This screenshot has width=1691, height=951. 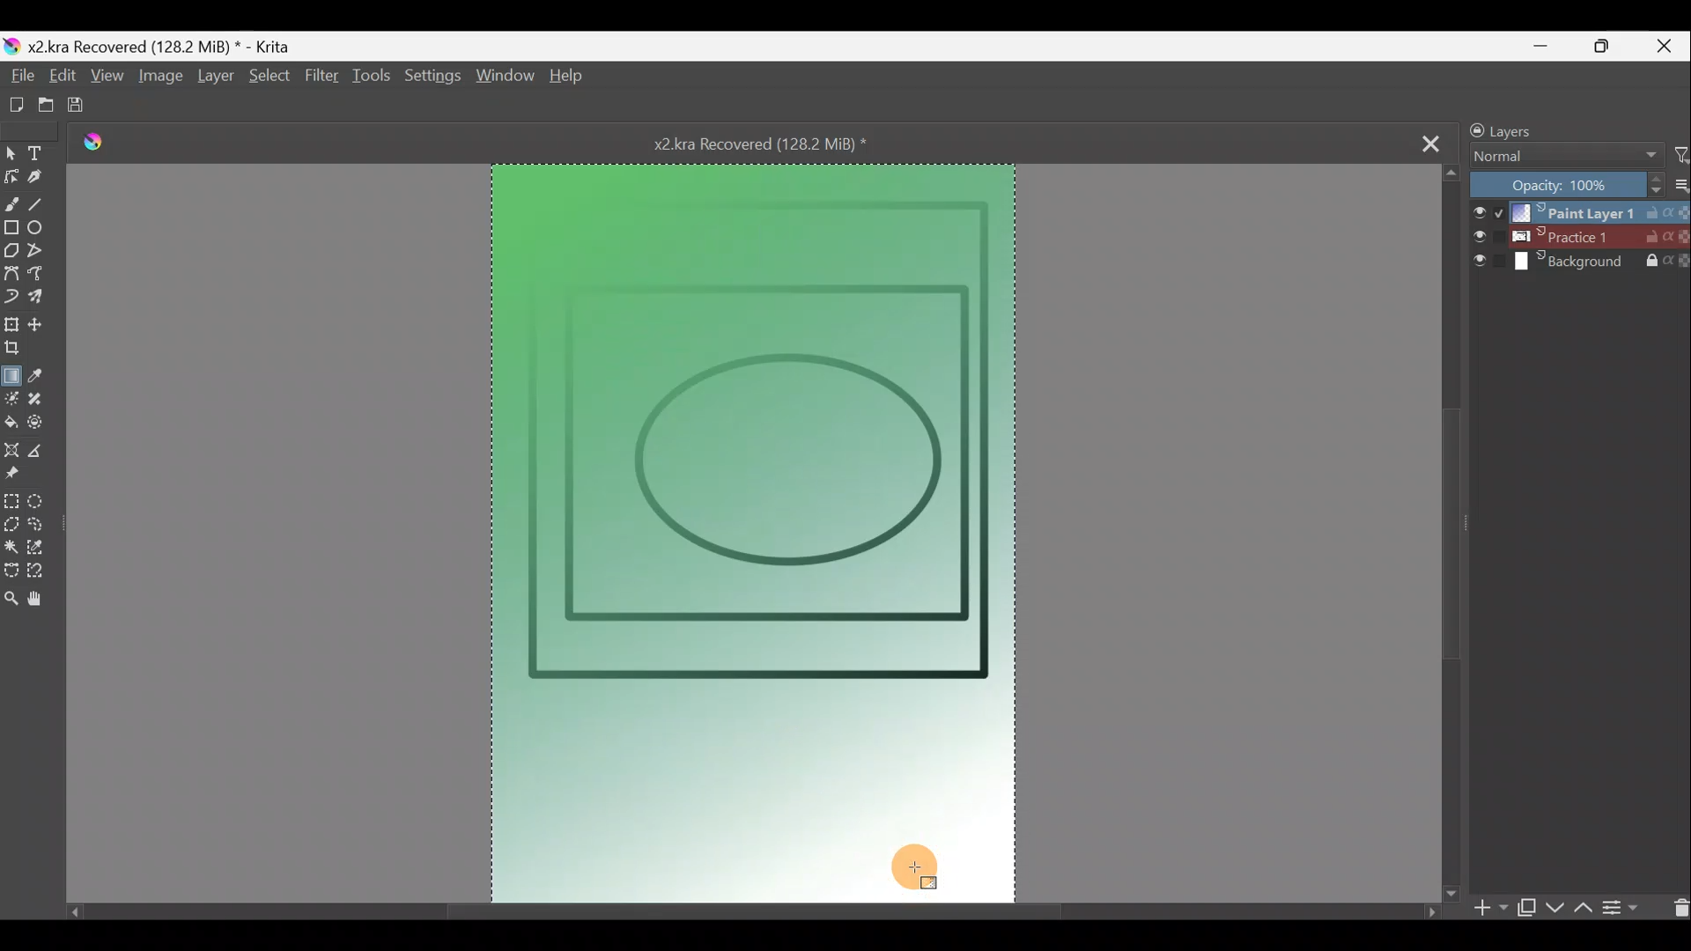 I want to click on Multibrush tool, so click(x=41, y=299).